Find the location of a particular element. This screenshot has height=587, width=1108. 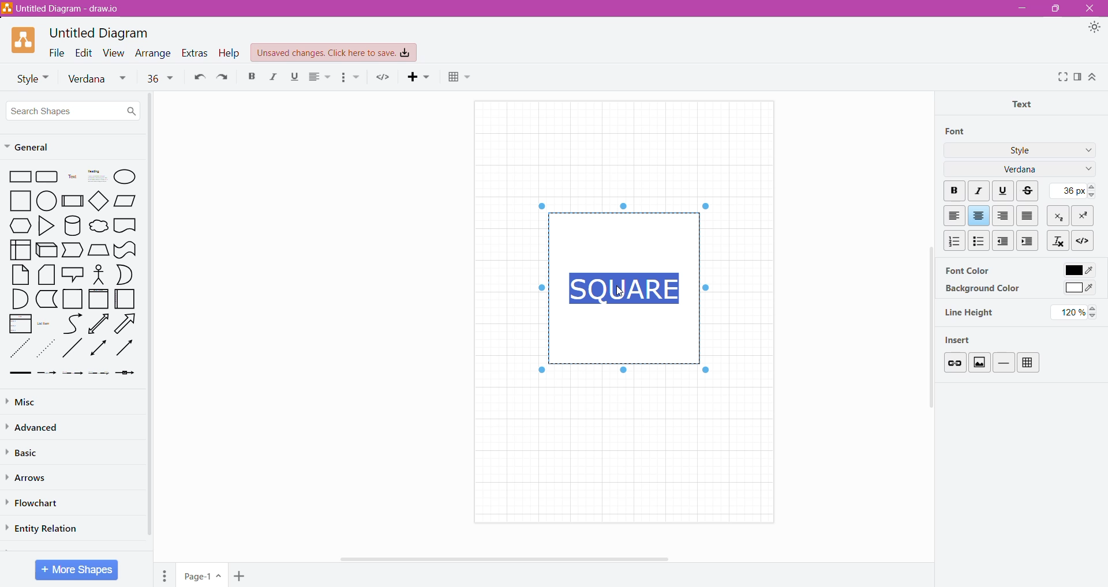

Font is located at coordinates (956, 131).